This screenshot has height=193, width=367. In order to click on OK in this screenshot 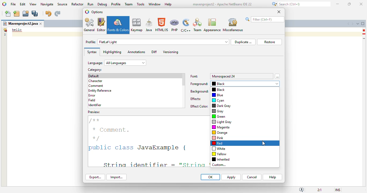, I will do `click(210, 177)`.